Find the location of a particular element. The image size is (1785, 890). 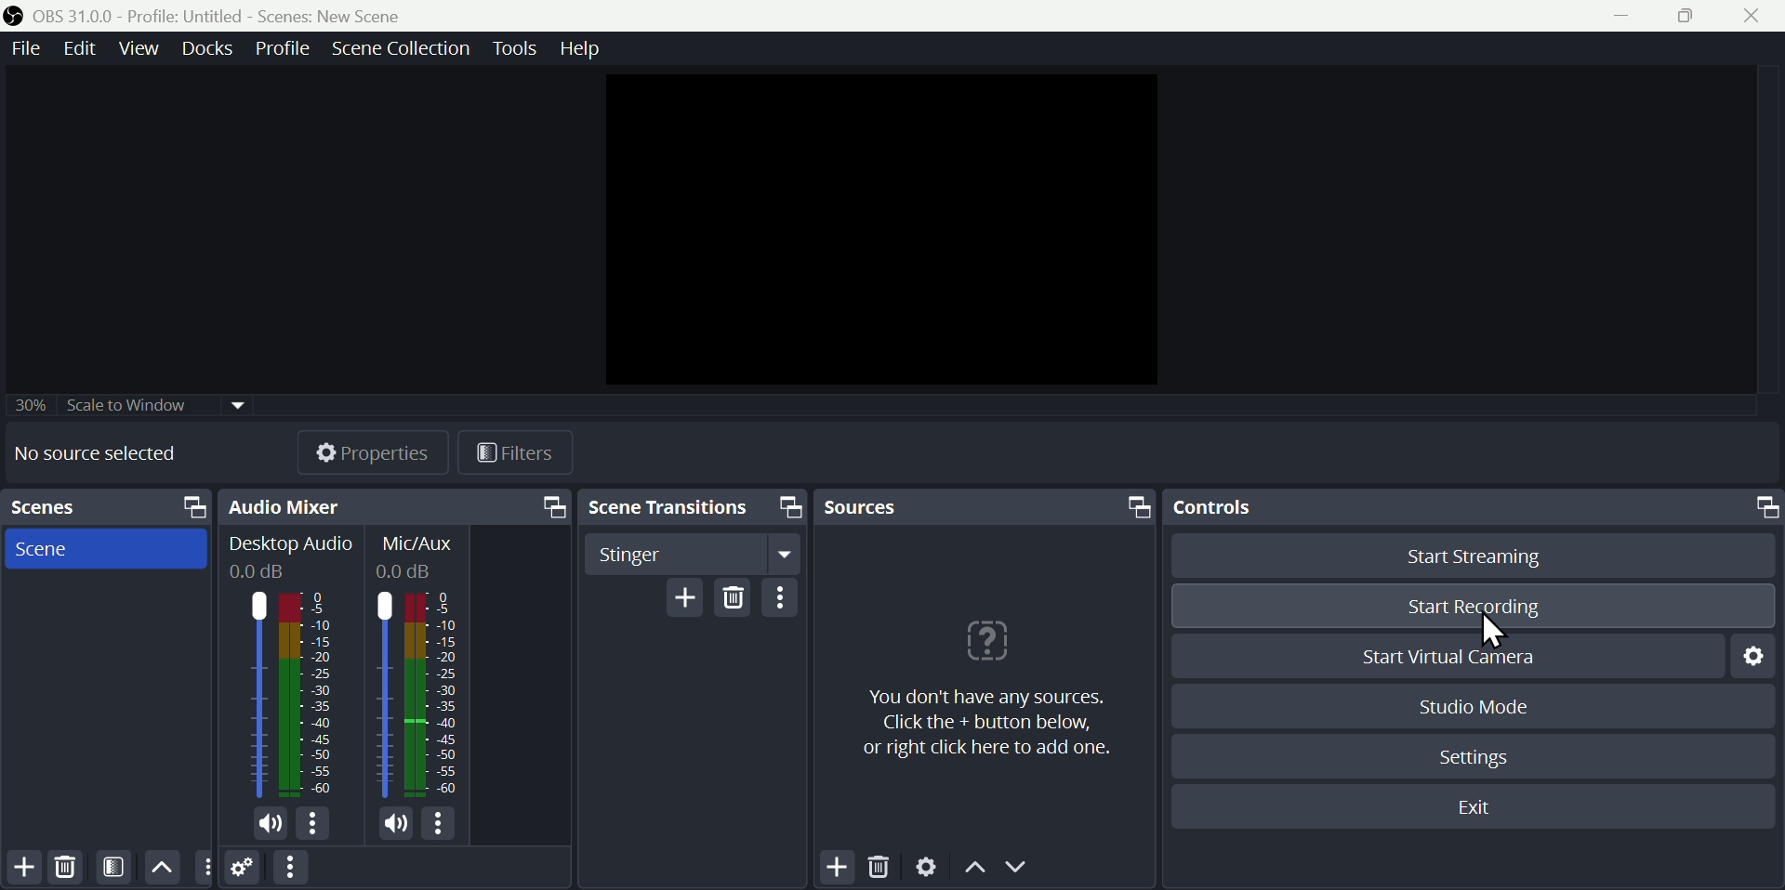

Desktop Audio is located at coordinates (284, 668).